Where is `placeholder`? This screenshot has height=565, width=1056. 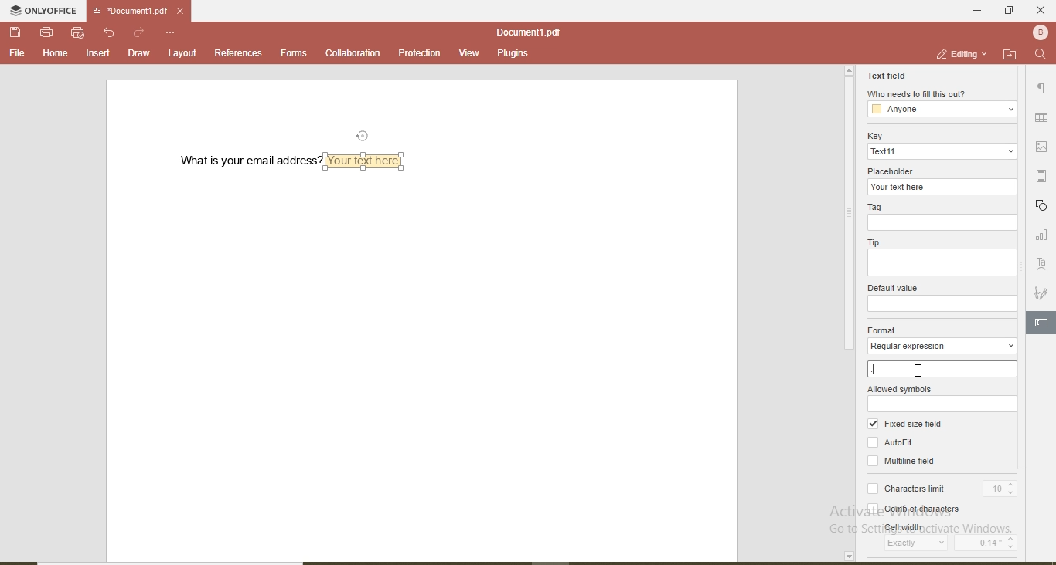
placeholder is located at coordinates (894, 170).